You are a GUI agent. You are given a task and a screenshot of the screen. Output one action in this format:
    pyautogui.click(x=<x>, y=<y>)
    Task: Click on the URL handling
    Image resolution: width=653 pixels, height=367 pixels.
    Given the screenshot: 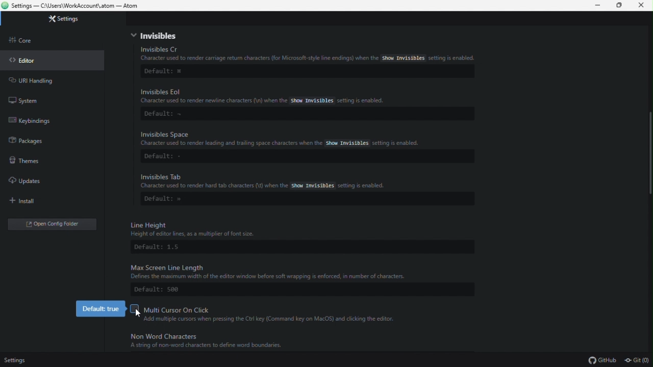 What is the action you would take?
    pyautogui.click(x=40, y=82)
    